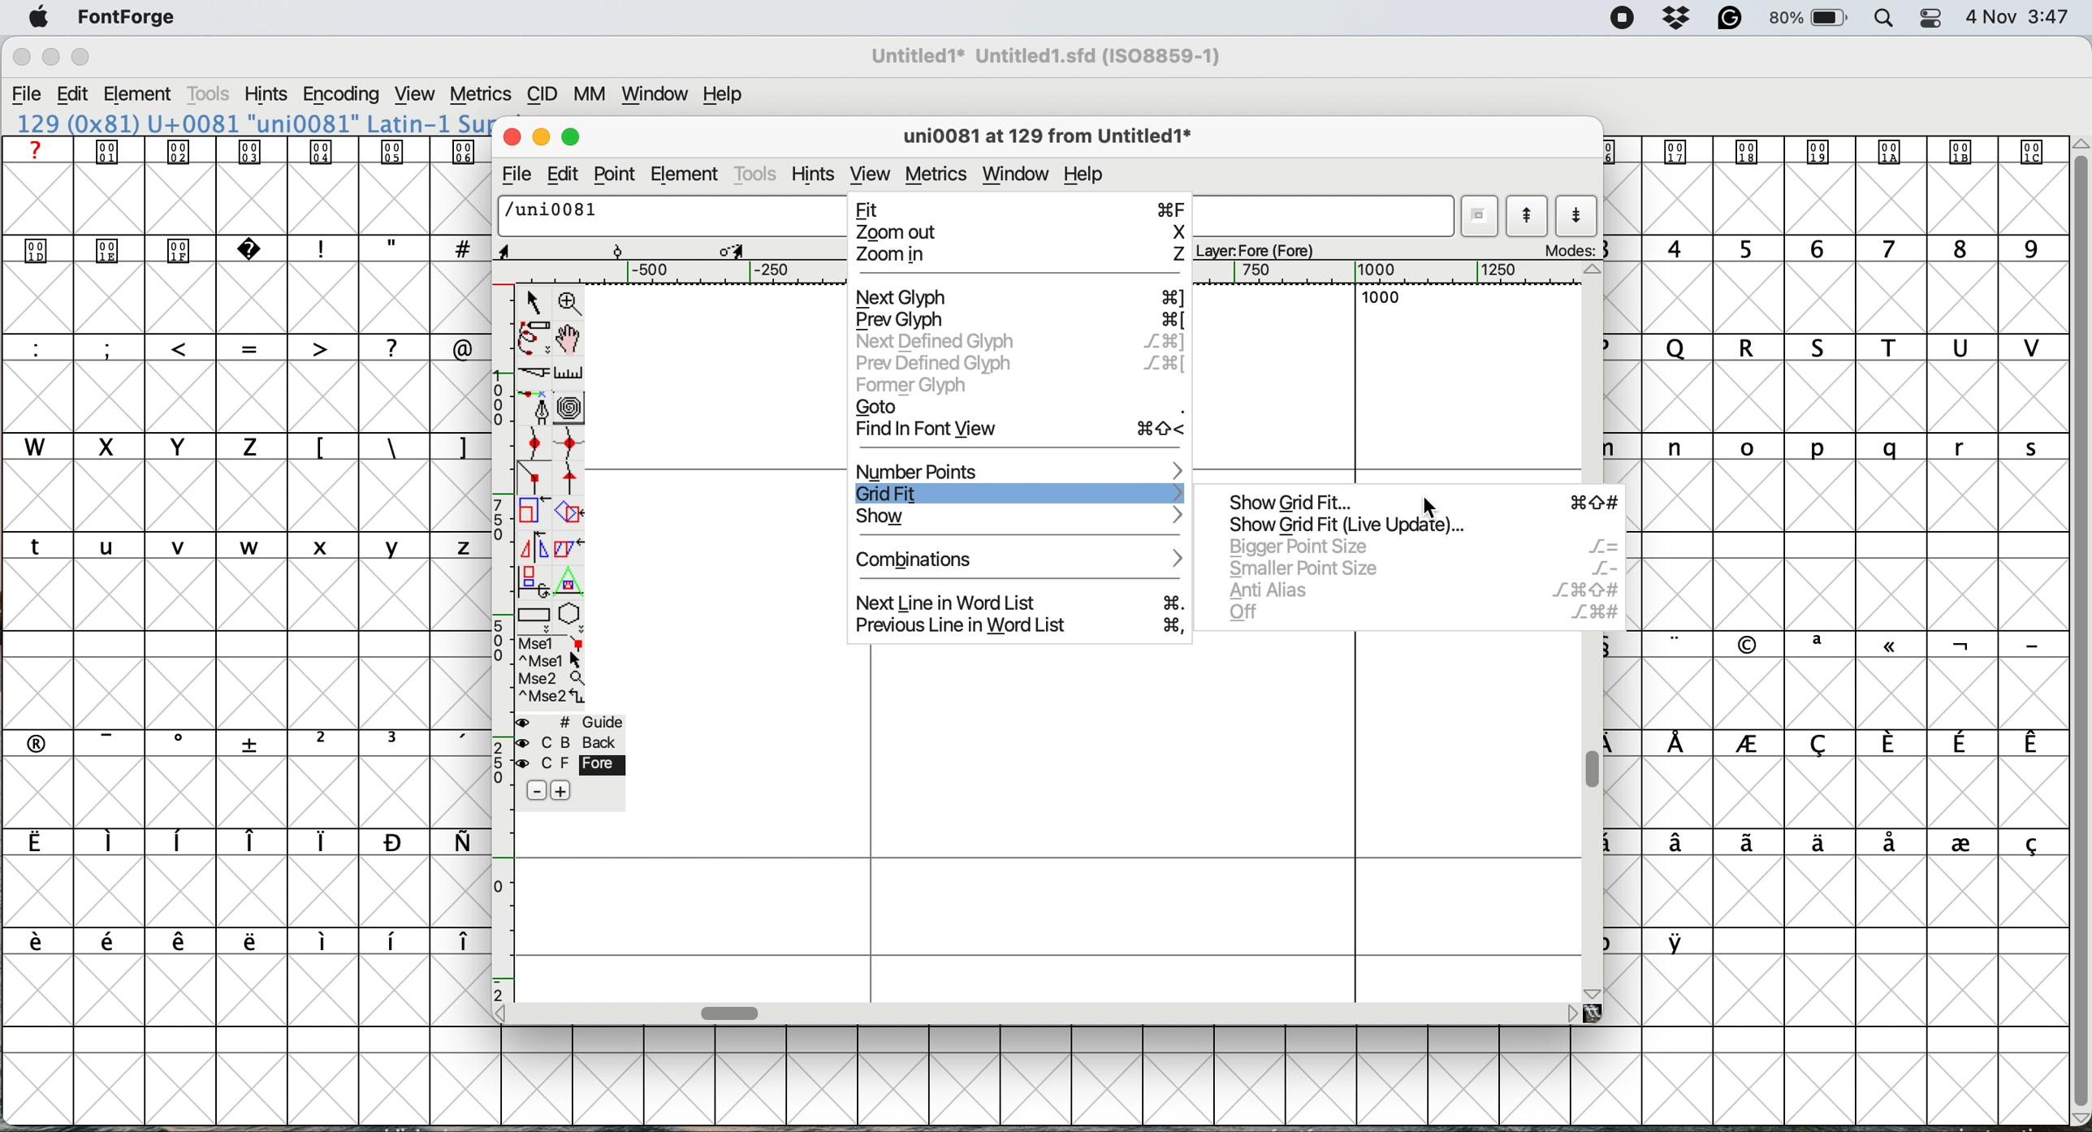  What do you see at coordinates (570, 546) in the screenshot?
I see `skew the selection` at bounding box center [570, 546].